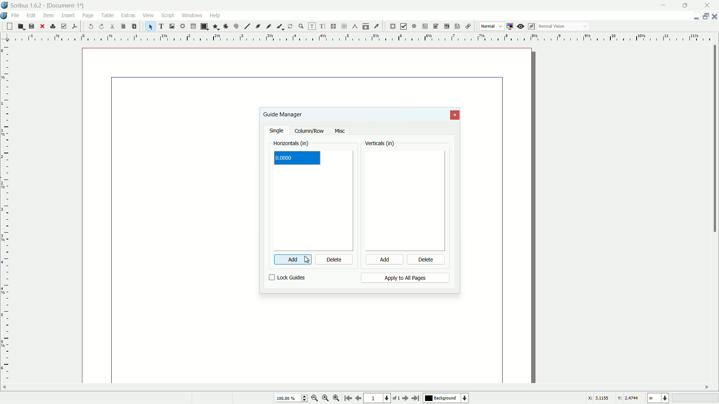 This screenshot has height=404, width=719. What do you see at coordinates (108, 15) in the screenshot?
I see `table menu` at bounding box center [108, 15].